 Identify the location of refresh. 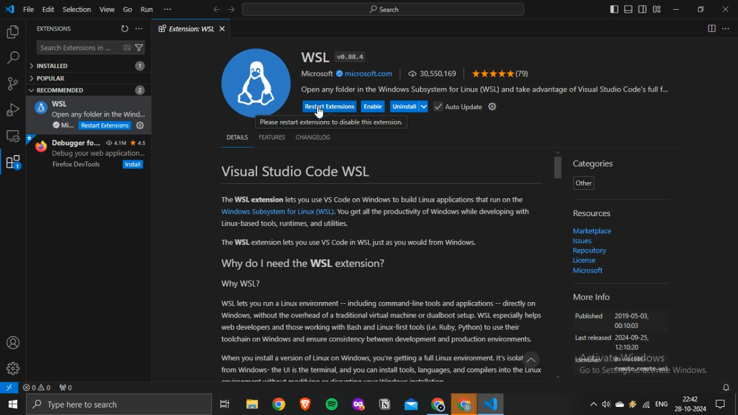
(125, 28).